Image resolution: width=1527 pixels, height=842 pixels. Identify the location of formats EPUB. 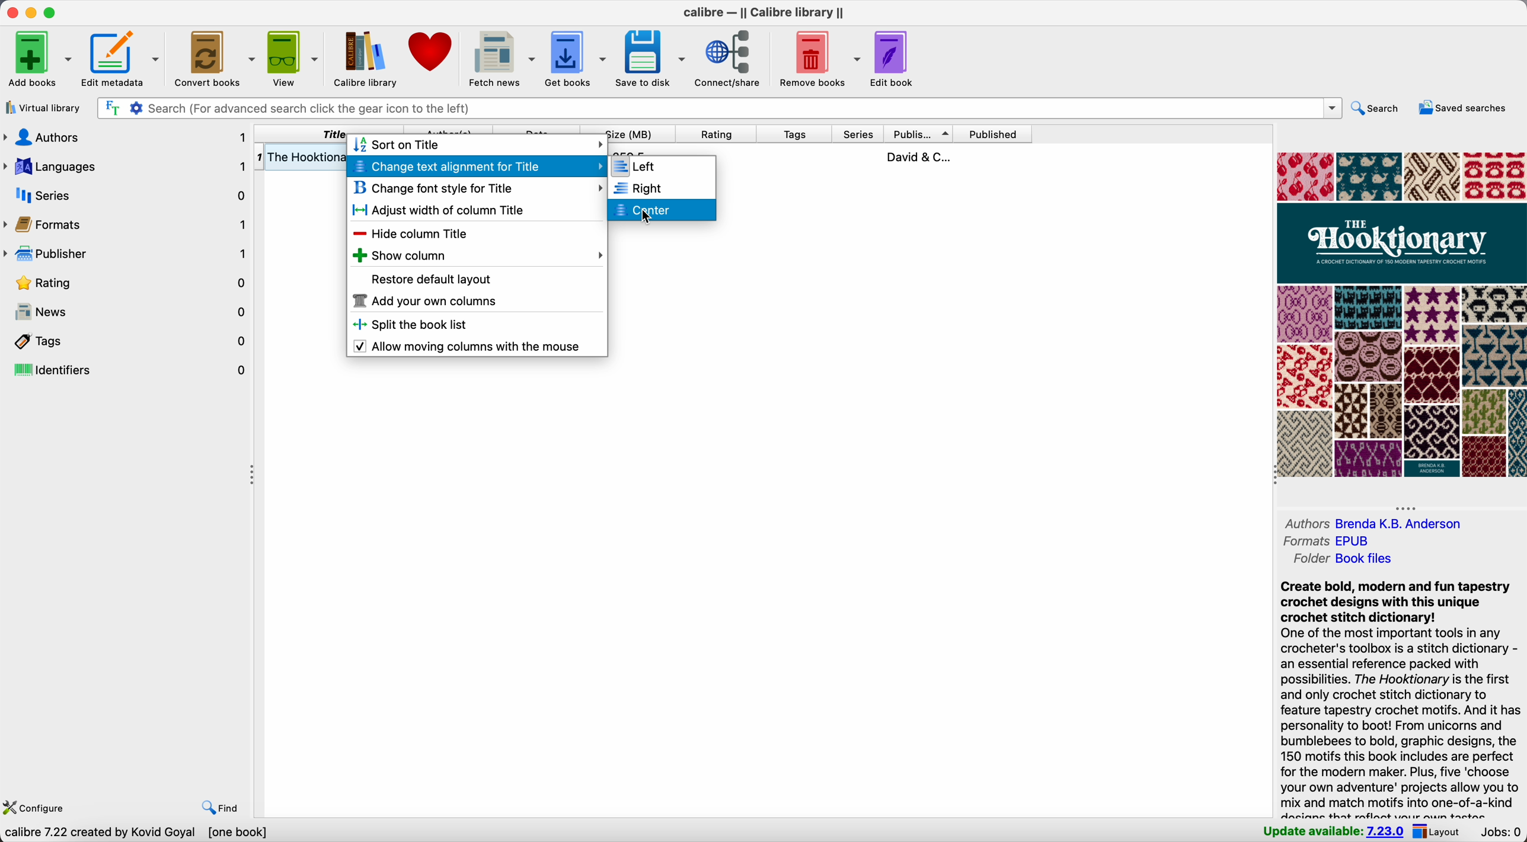
(1325, 541).